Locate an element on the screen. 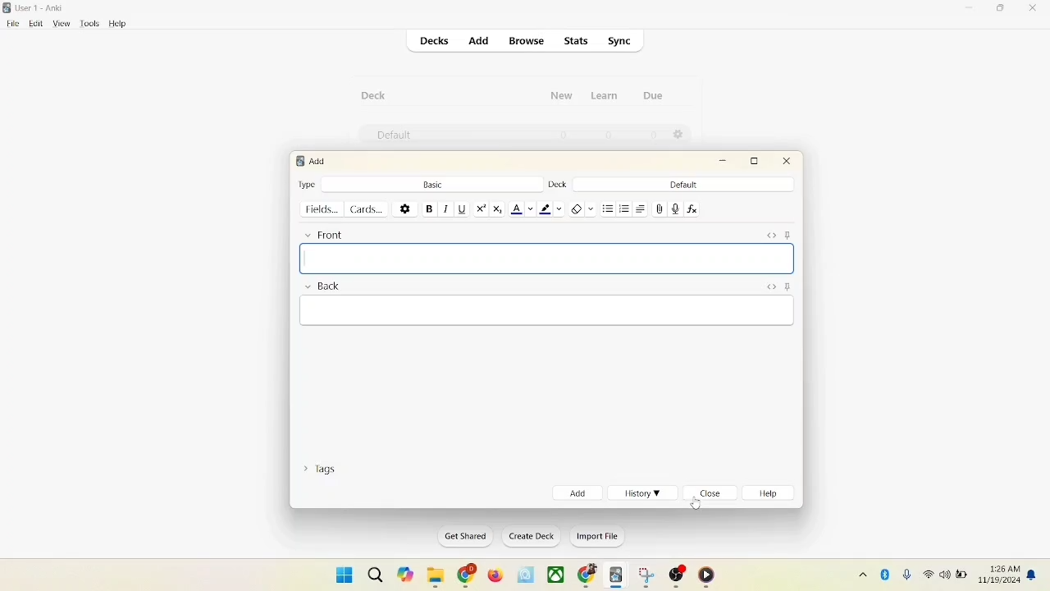  logo is located at coordinates (299, 161).